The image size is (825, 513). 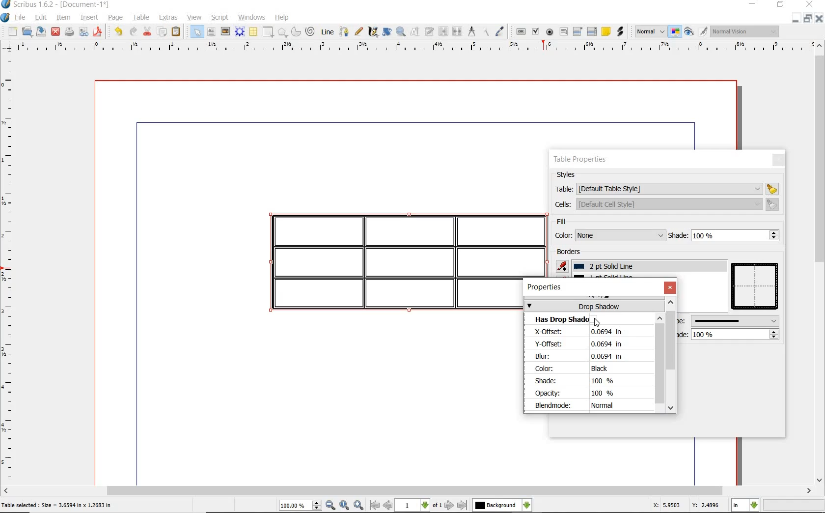 What do you see at coordinates (569, 175) in the screenshot?
I see `styles` at bounding box center [569, 175].